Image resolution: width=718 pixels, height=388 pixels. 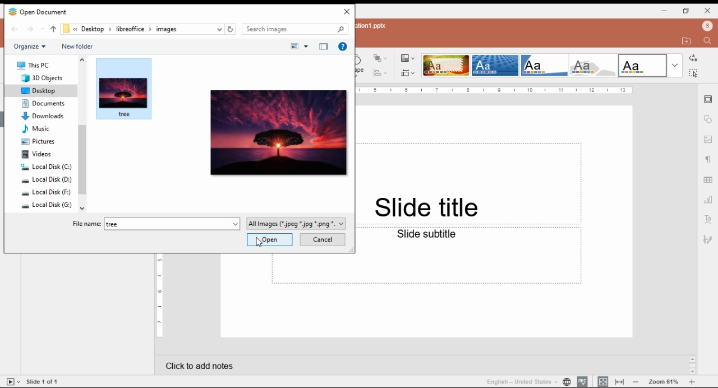 What do you see at coordinates (82, 133) in the screenshot?
I see `scroll bar` at bounding box center [82, 133].